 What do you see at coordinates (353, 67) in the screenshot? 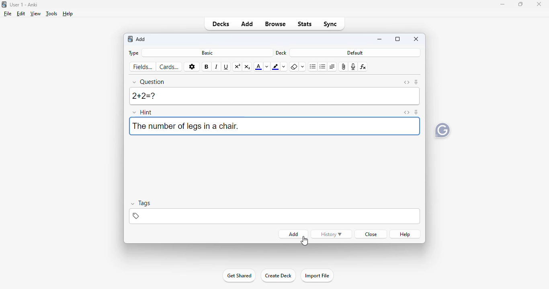
I see `record audio` at bounding box center [353, 67].